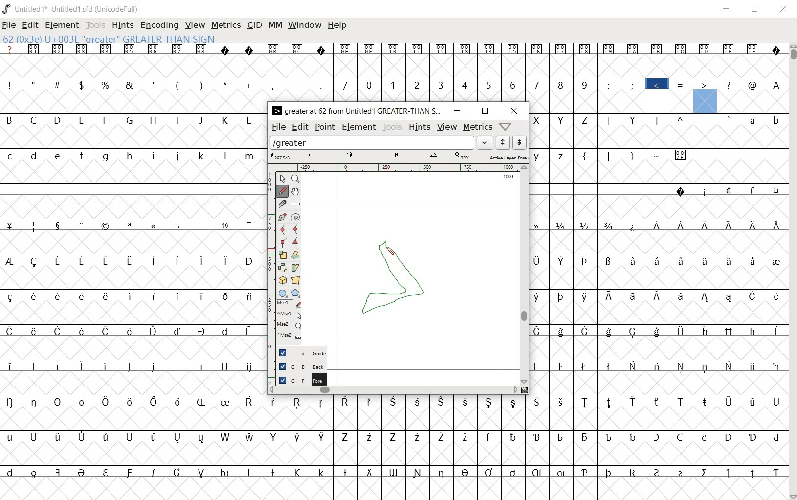 This screenshot has height=500, width=797. Describe the element at coordinates (299, 128) in the screenshot. I see `edit` at that location.